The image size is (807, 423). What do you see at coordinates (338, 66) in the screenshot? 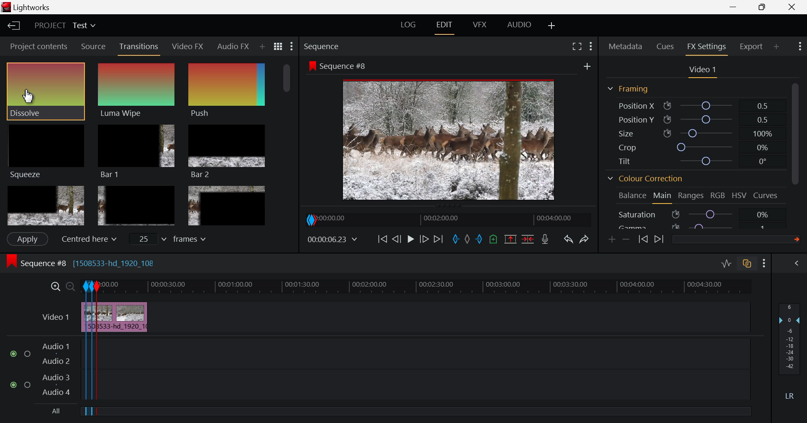
I see `Sequence #8` at bounding box center [338, 66].